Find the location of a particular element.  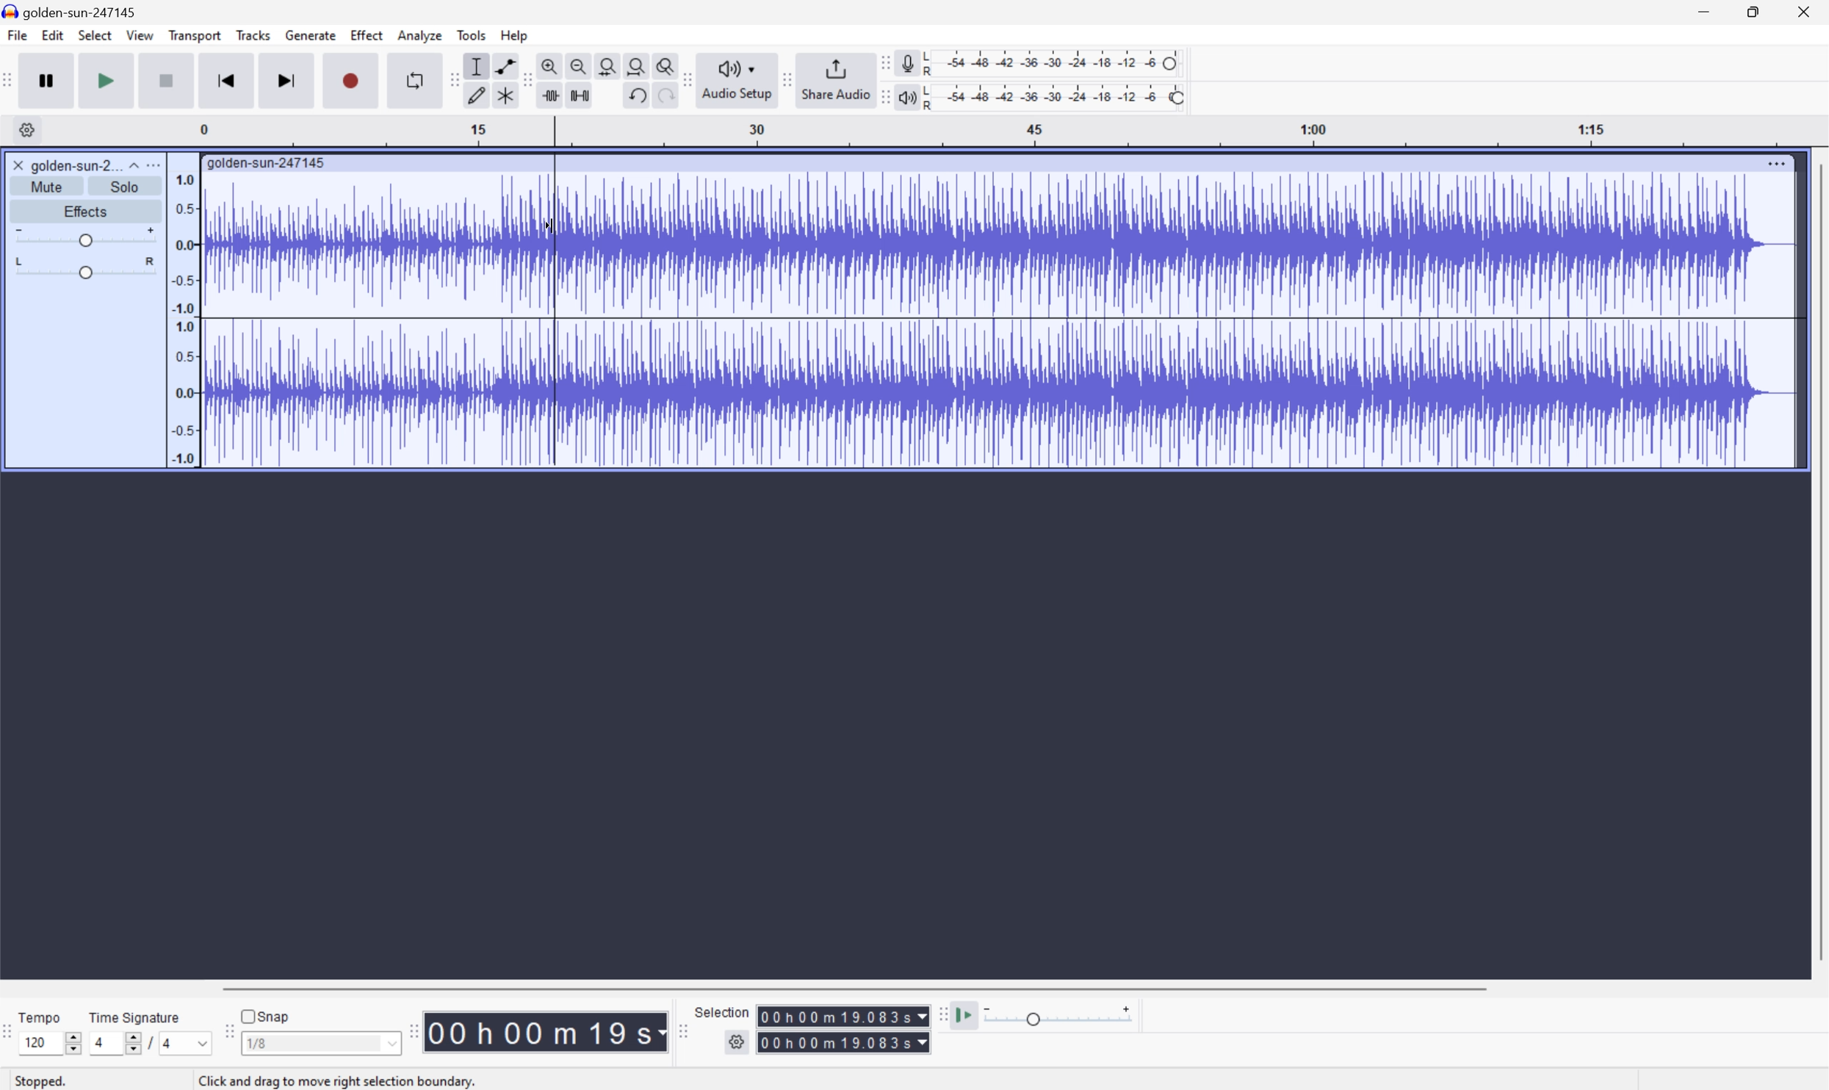

Playback speed: 100% is located at coordinates (1056, 95).